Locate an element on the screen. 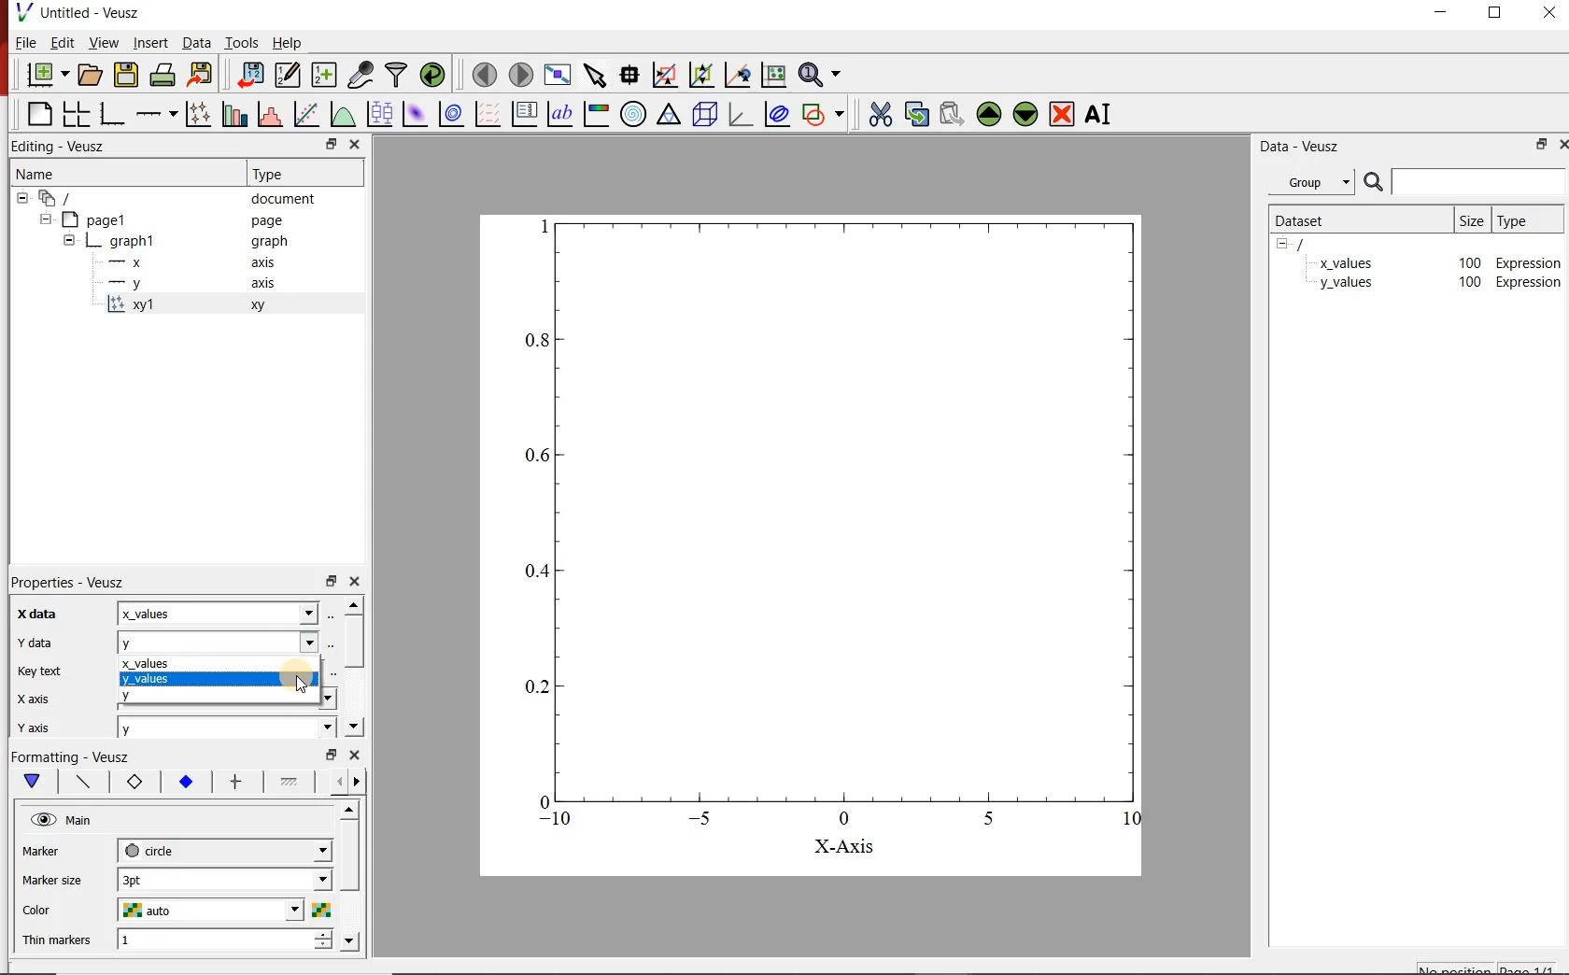 Image resolution: width=1569 pixels, height=975 pixels. veusz logo is located at coordinates (18, 12).